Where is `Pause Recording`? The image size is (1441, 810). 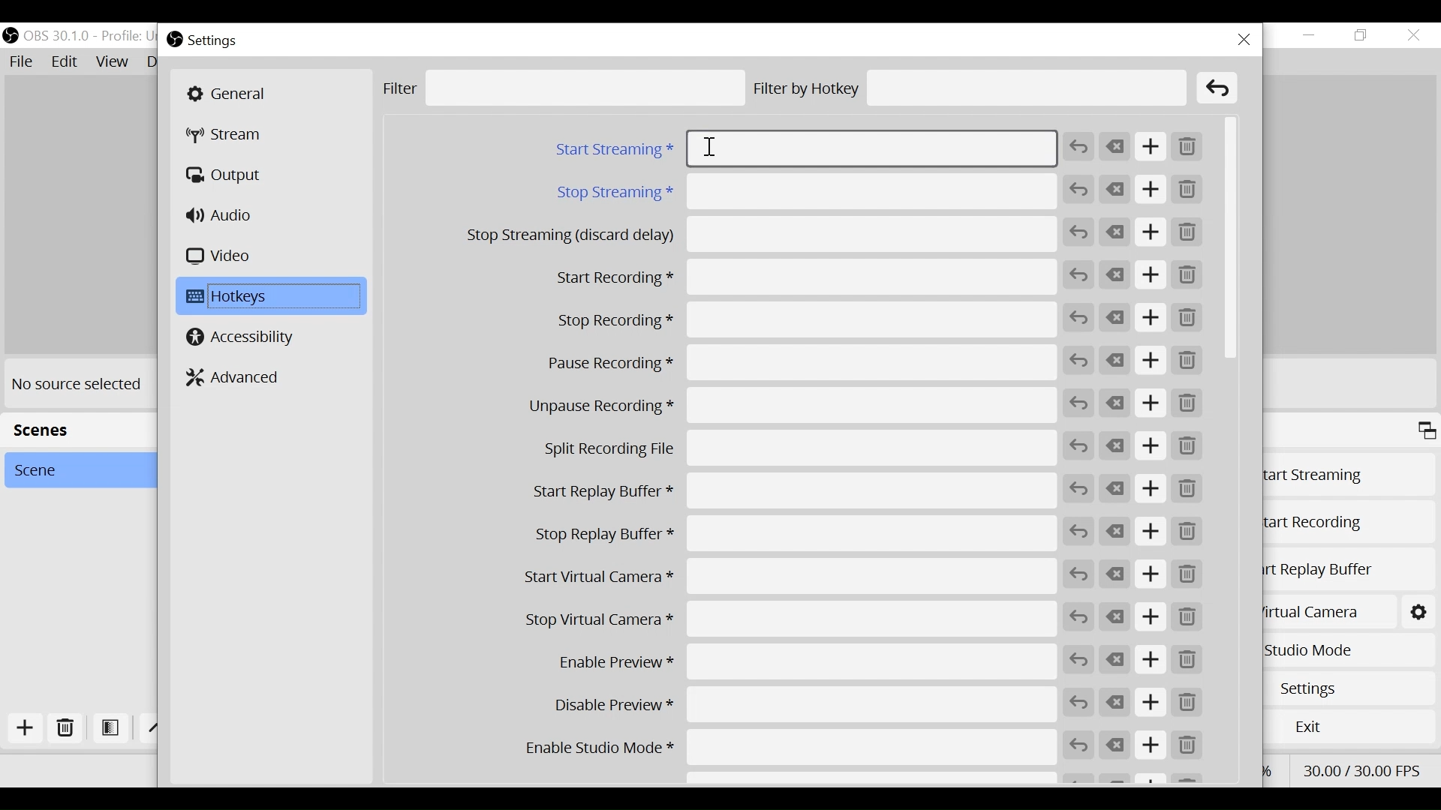 Pause Recording is located at coordinates (790, 364).